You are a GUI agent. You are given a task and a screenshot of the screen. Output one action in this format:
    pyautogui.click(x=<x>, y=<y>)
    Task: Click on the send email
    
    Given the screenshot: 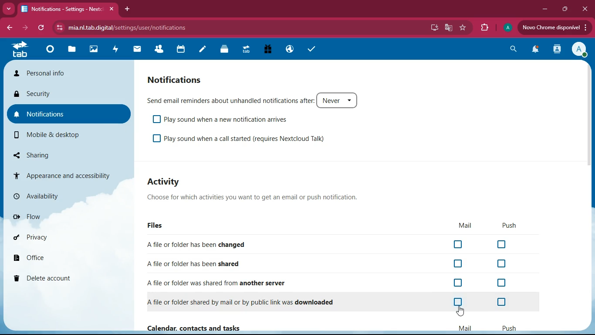 What is the action you would take?
    pyautogui.click(x=258, y=100)
    